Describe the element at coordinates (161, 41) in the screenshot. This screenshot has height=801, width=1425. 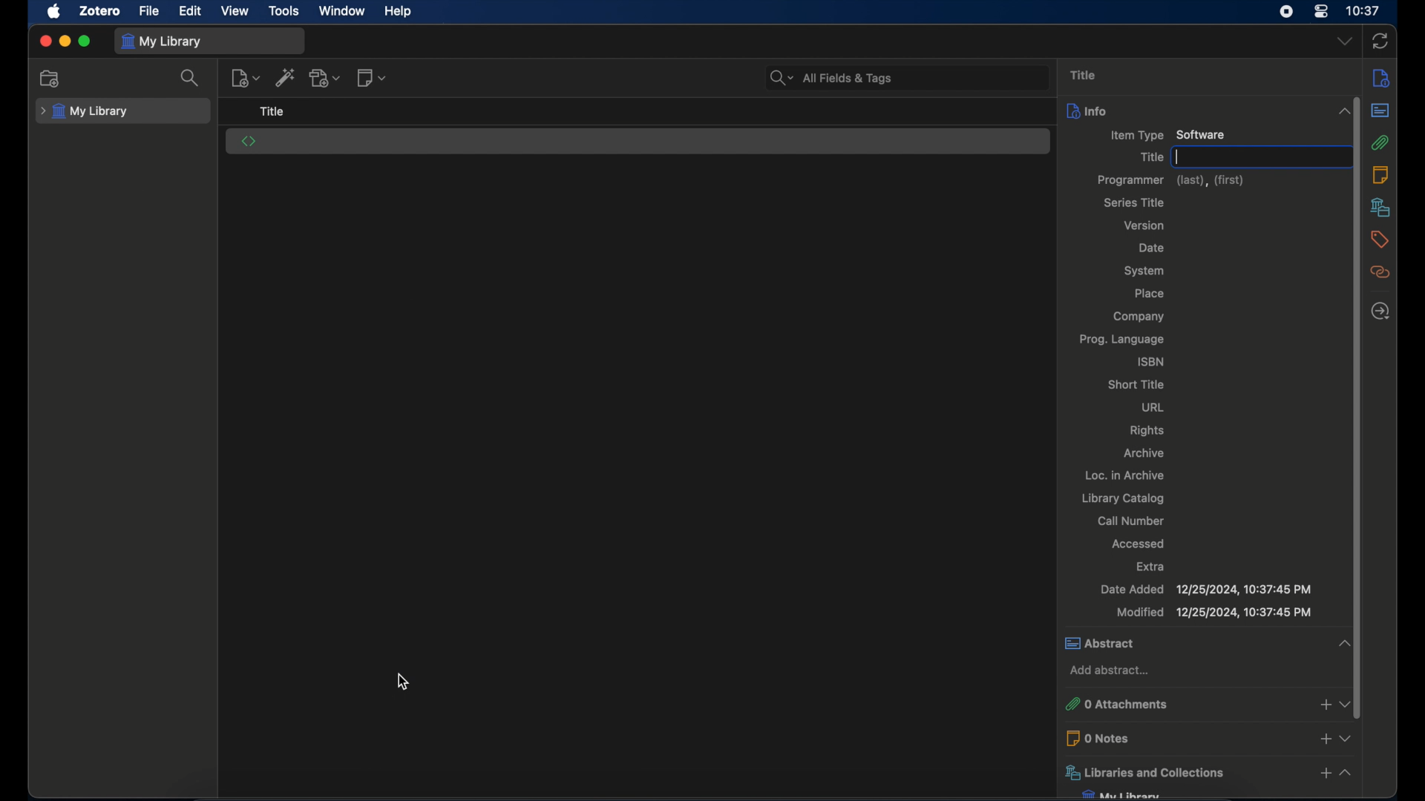
I see `my library` at that location.